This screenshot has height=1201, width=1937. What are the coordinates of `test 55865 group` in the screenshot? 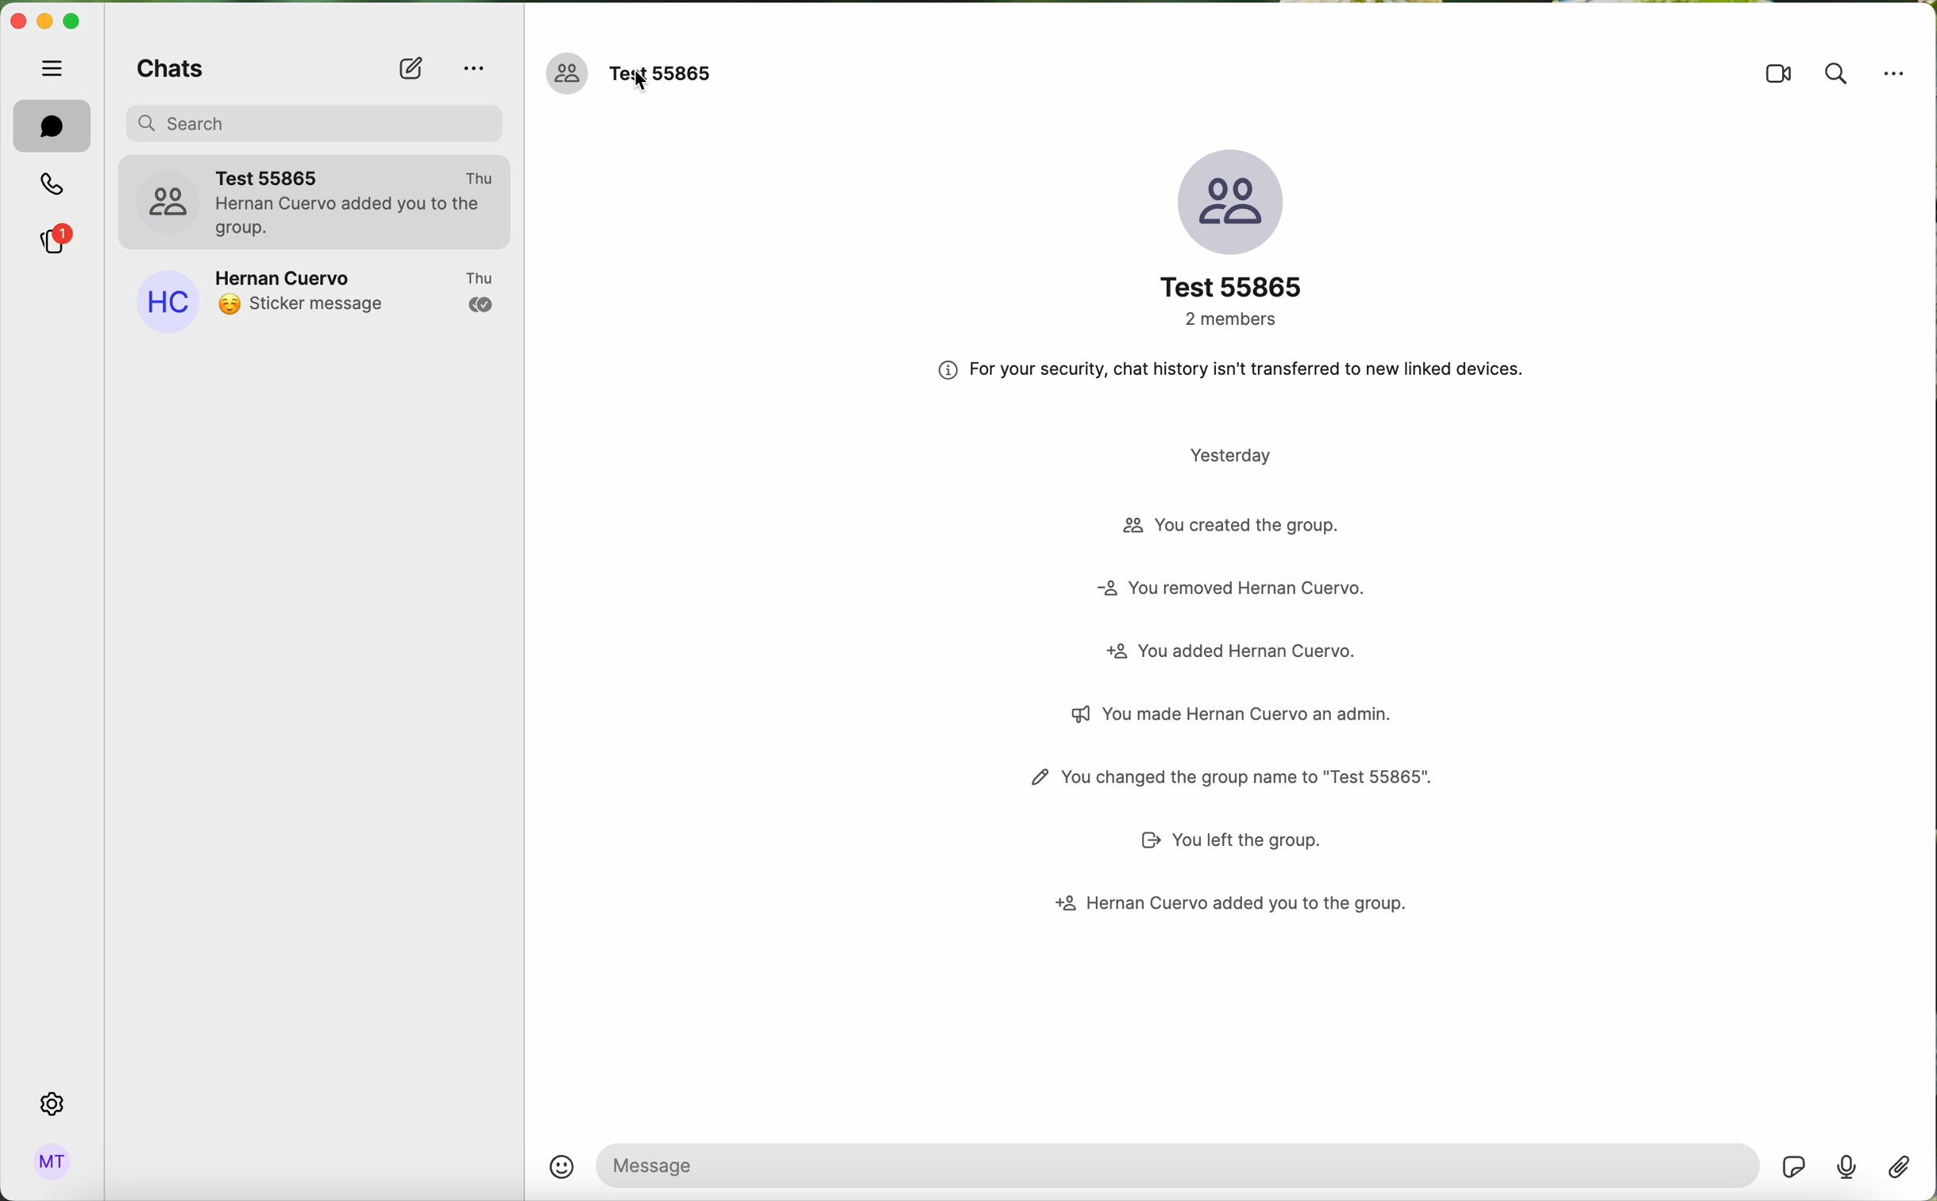 It's located at (316, 199).